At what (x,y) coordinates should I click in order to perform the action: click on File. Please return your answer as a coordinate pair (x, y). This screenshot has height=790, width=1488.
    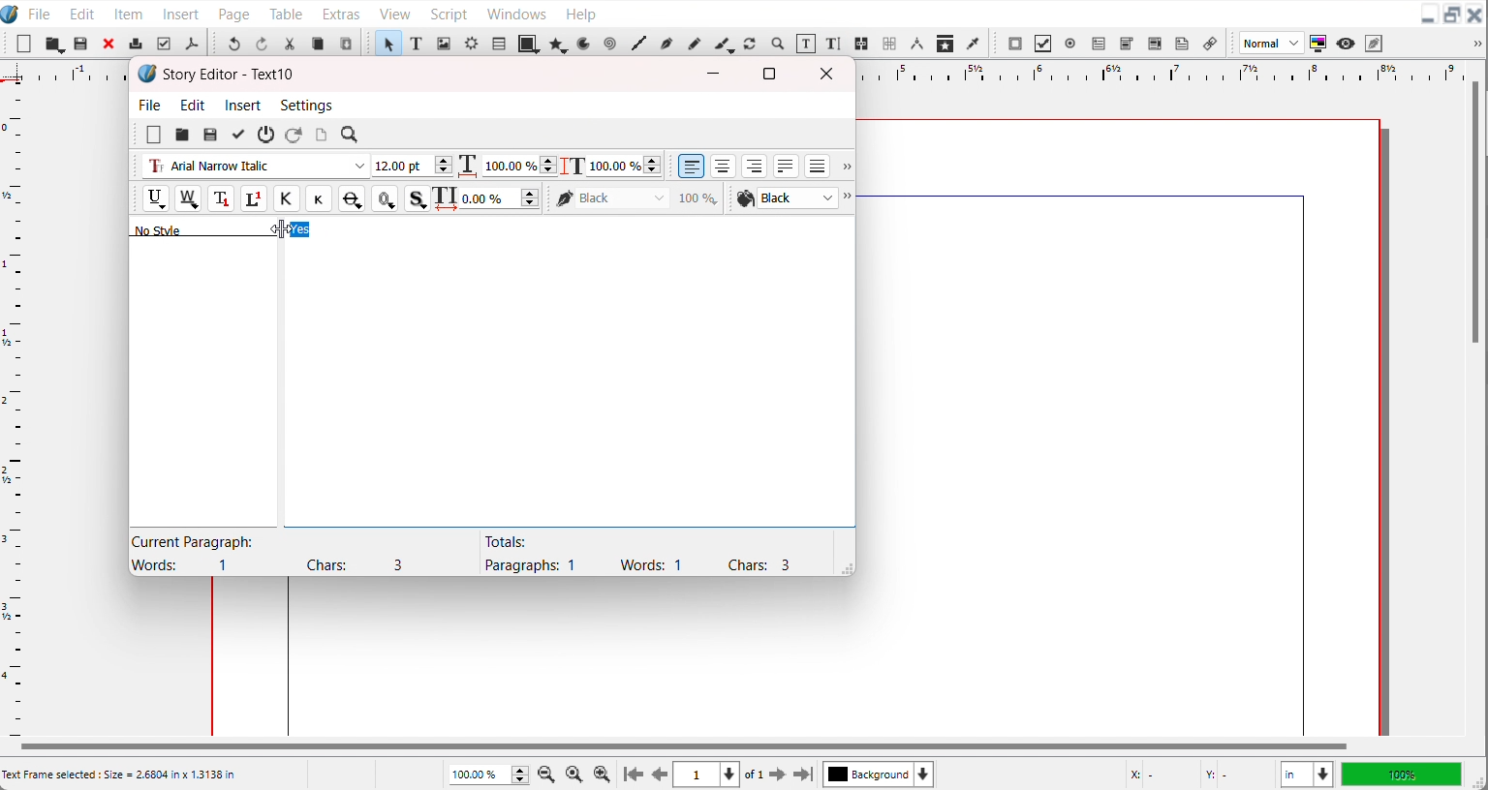
    Looking at the image, I should click on (40, 13).